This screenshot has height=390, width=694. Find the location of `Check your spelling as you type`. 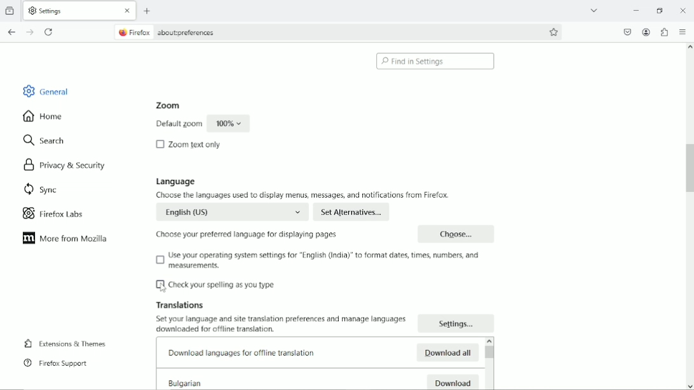

Check your spelling as you type is located at coordinates (215, 285).